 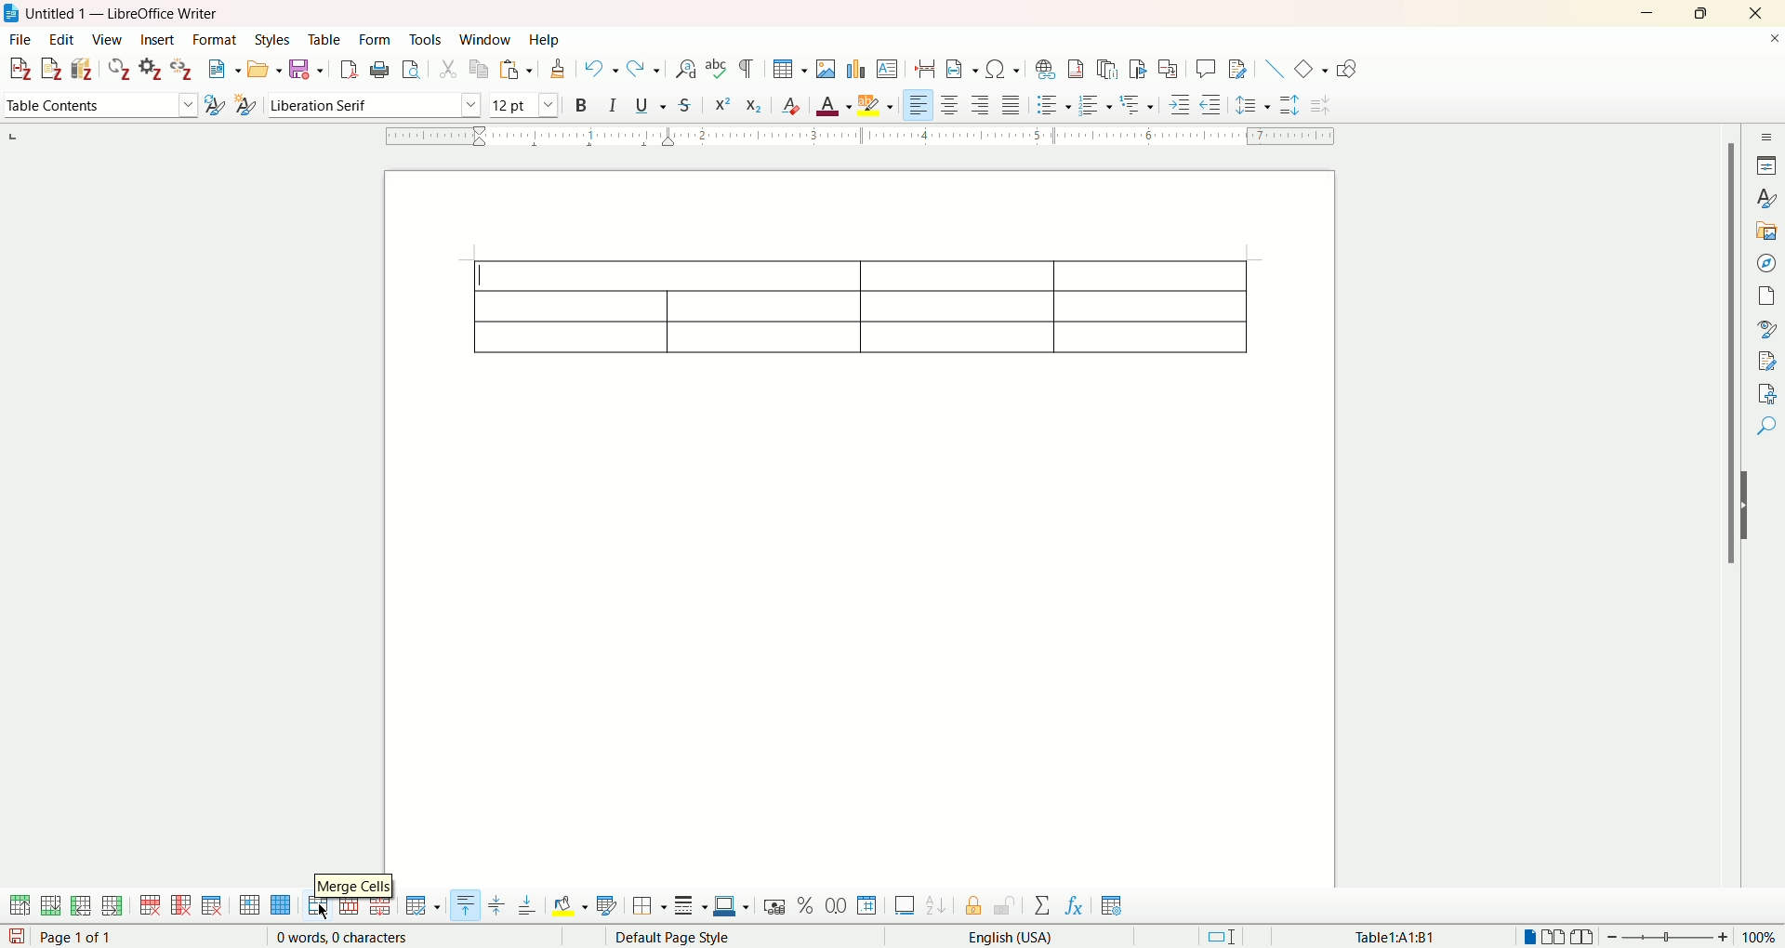 I want to click on standard selection, so click(x=1235, y=935).